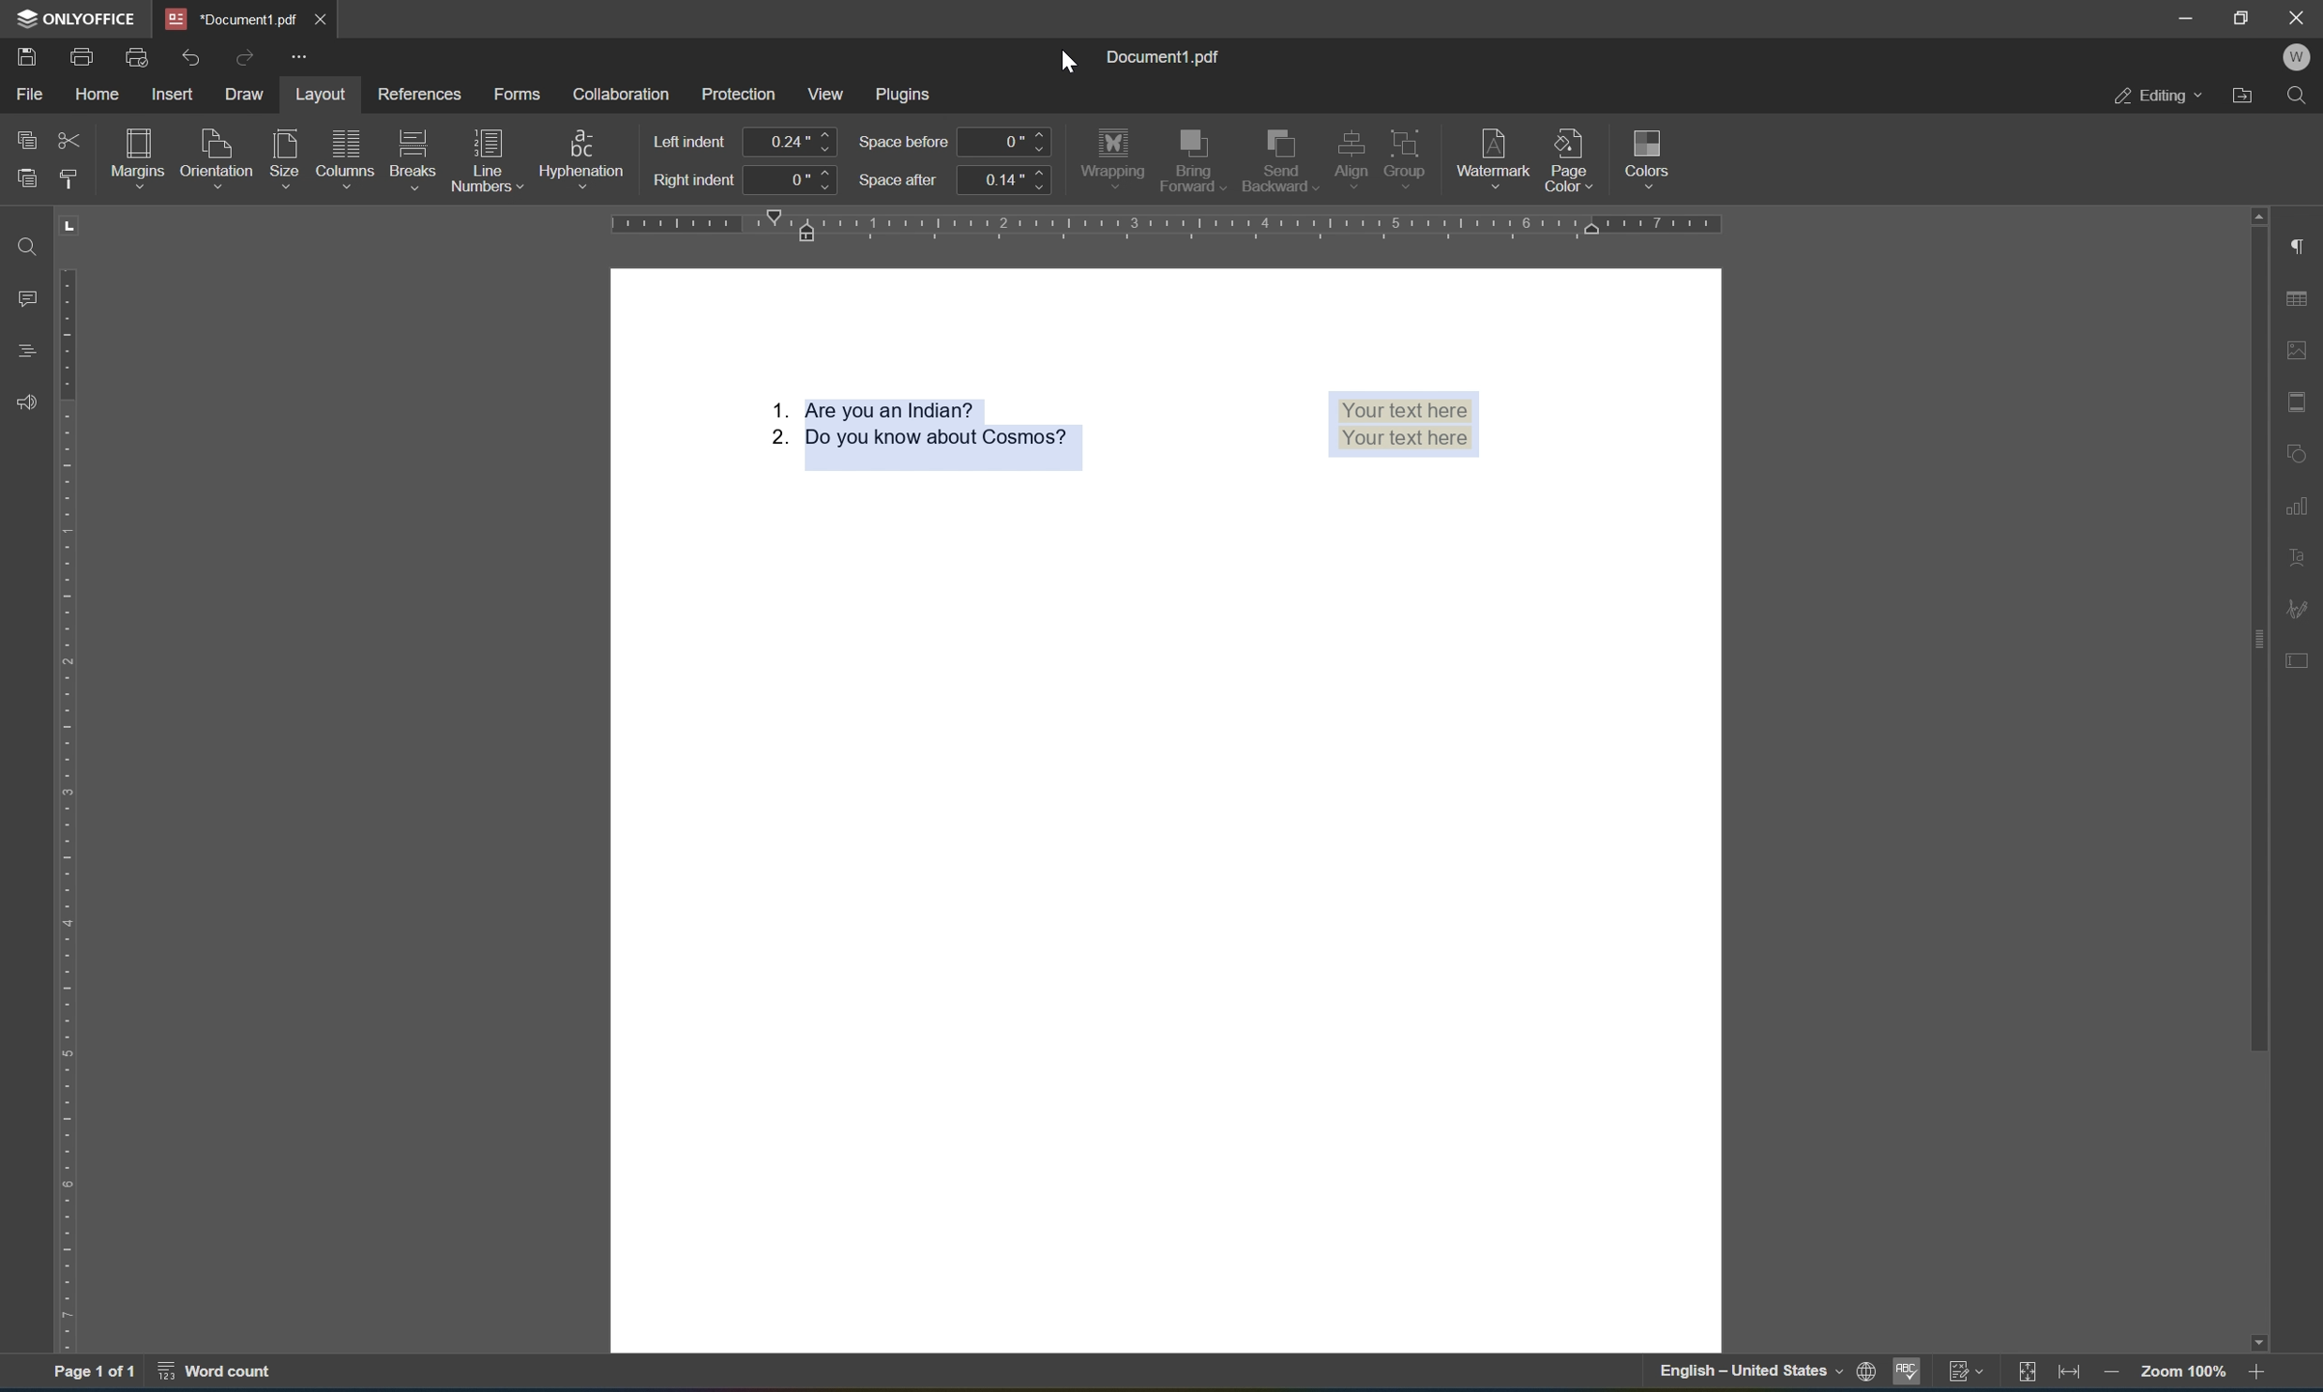 This screenshot has height=1392, width=2323. I want to click on 0, so click(796, 183).